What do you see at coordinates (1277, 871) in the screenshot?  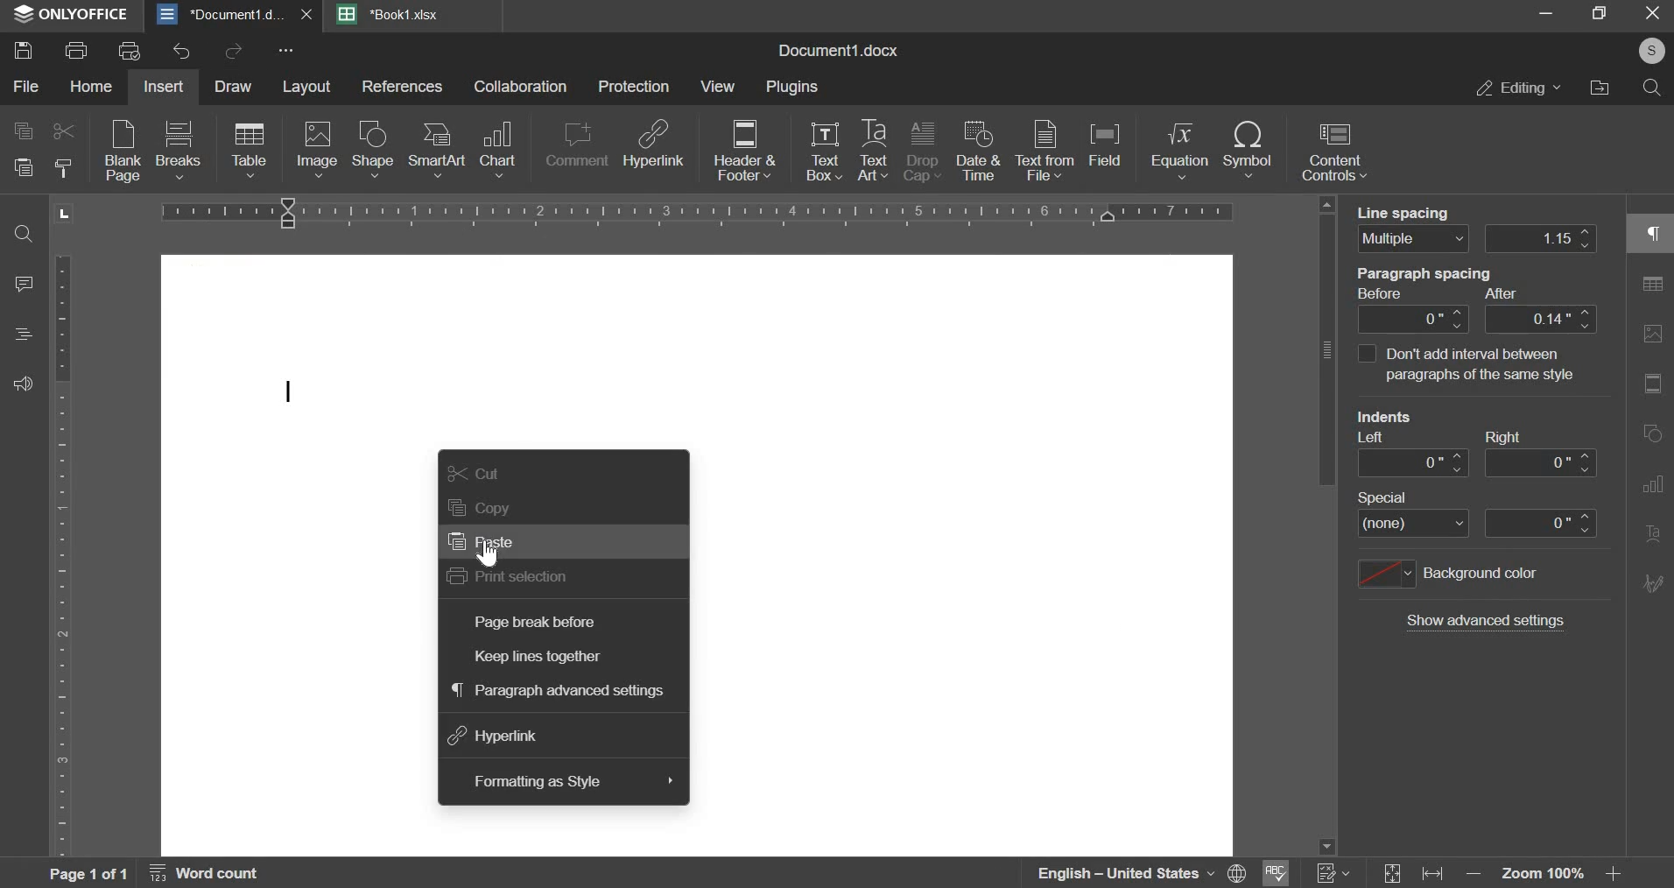 I see `spelling` at bounding box center [1277, 871].